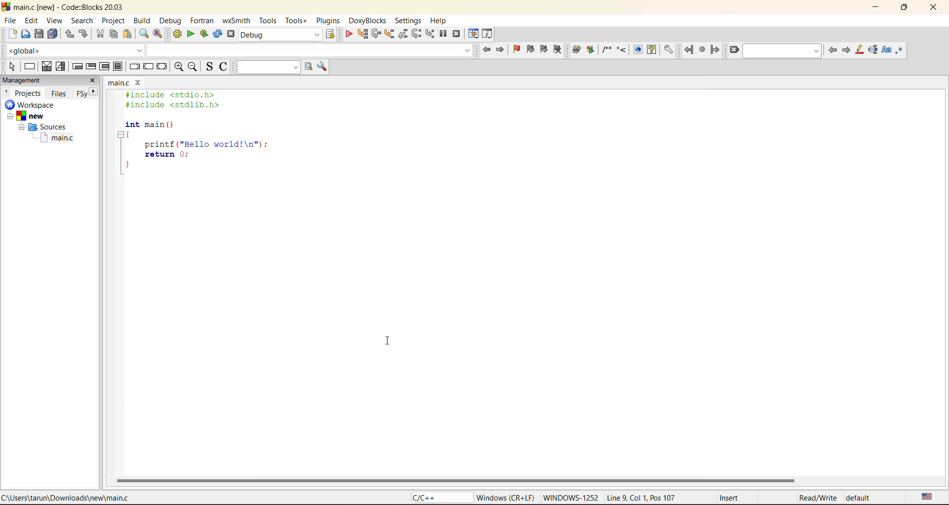 Image resolution: width=949 pixels, height=505 pixels. What do you see at coordinates (817, 497) in the screenshot?
I see `Read/Write` at bounding box center [817, 497].